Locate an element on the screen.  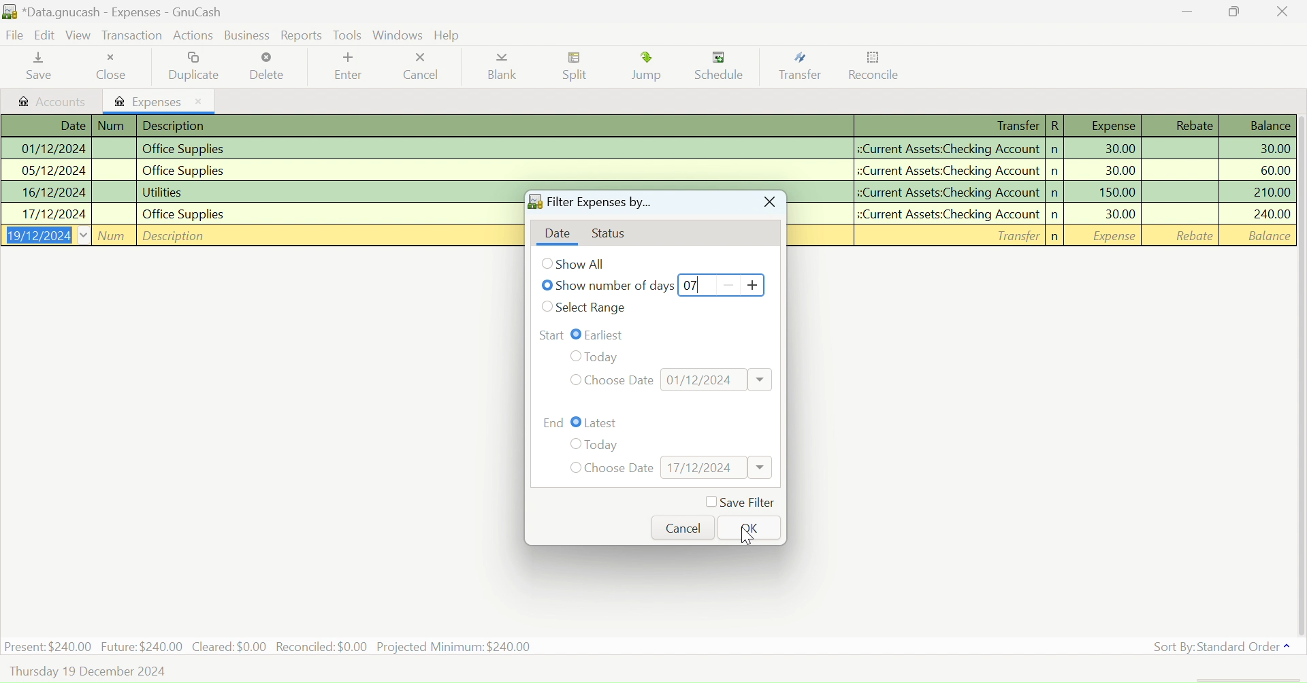
Status is located at coordinates (614, 235).